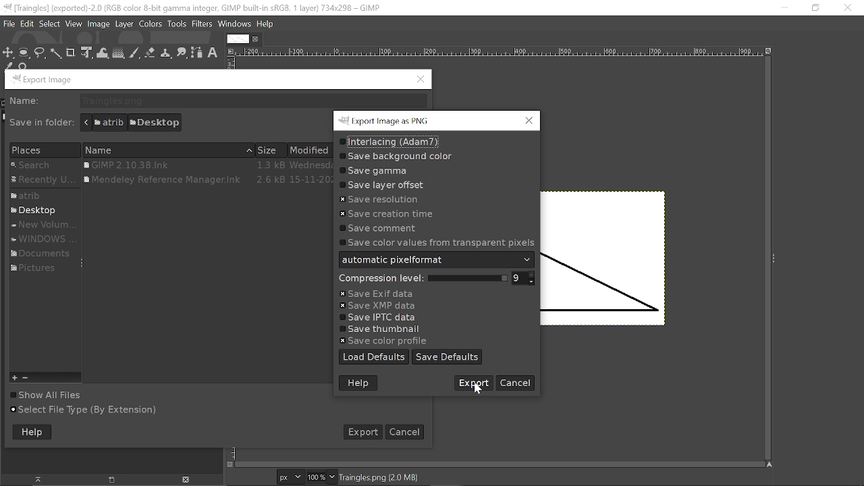 The width and height of the screenshot is (864, 486). Describe the element at coordinates (231, 464) in the screenshot. I see `Toggle quick mask on/off` at that location.